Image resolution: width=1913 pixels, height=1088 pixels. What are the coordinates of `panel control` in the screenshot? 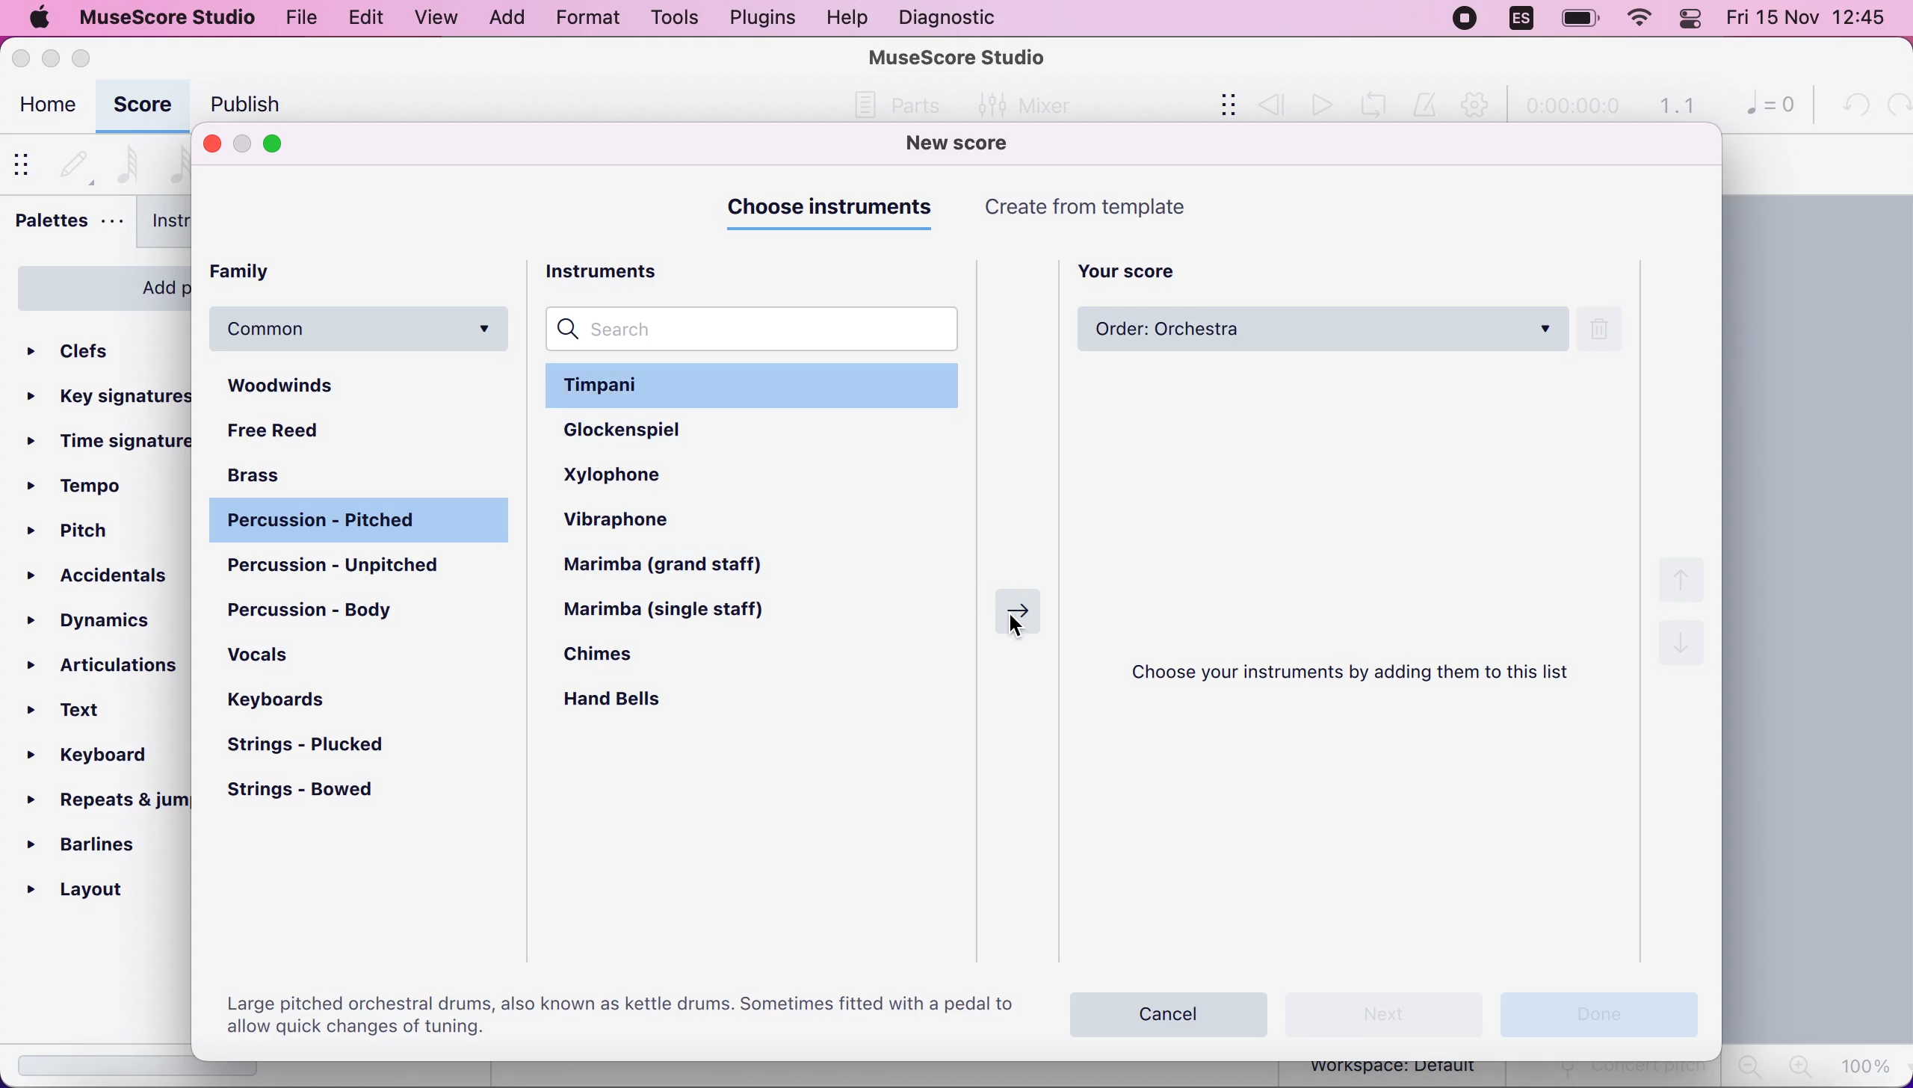 It's located at (1693, 19).